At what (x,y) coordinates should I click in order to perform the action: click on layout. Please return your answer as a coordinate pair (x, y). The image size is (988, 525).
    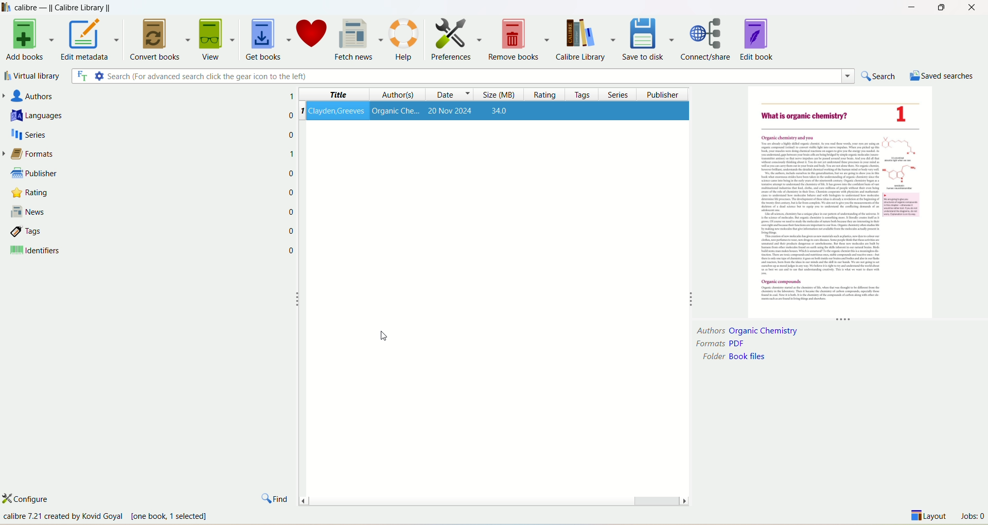
    Looking at the image, I should click on (930, 517).